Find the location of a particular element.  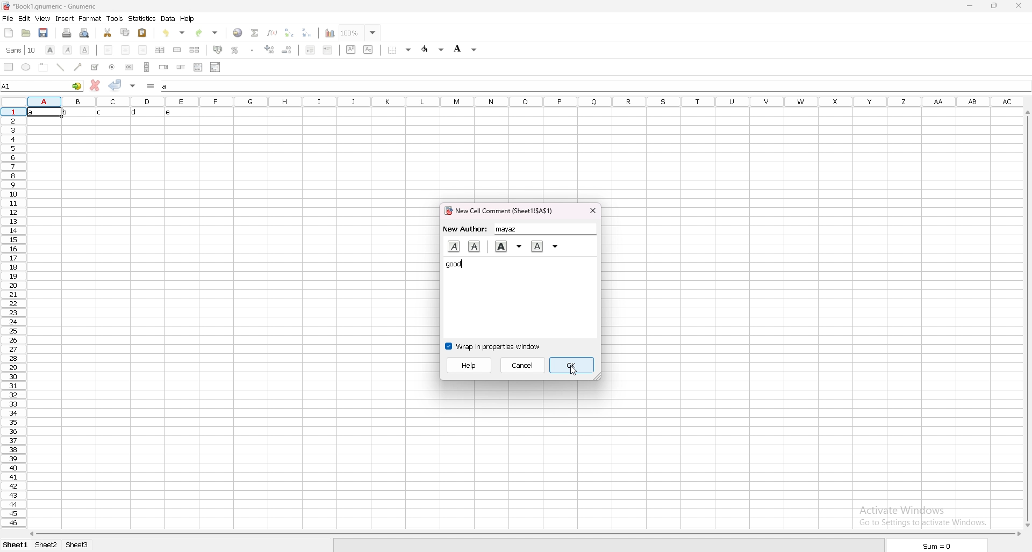

minimize is located at coordinates (970, 6).